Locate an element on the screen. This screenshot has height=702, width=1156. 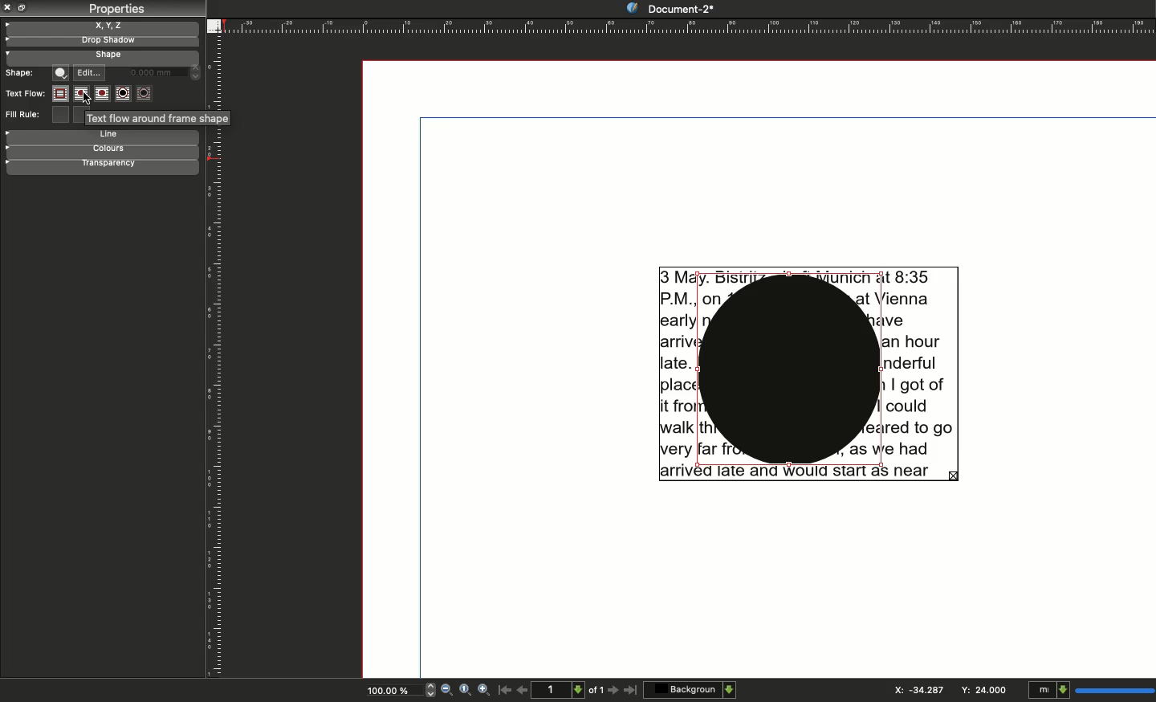
Zoom is located at coordinates (392, 689).